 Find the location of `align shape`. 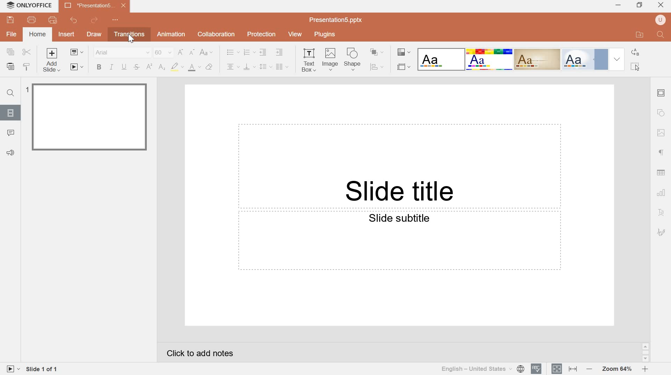

align shape is located at coordinates (378, 67).